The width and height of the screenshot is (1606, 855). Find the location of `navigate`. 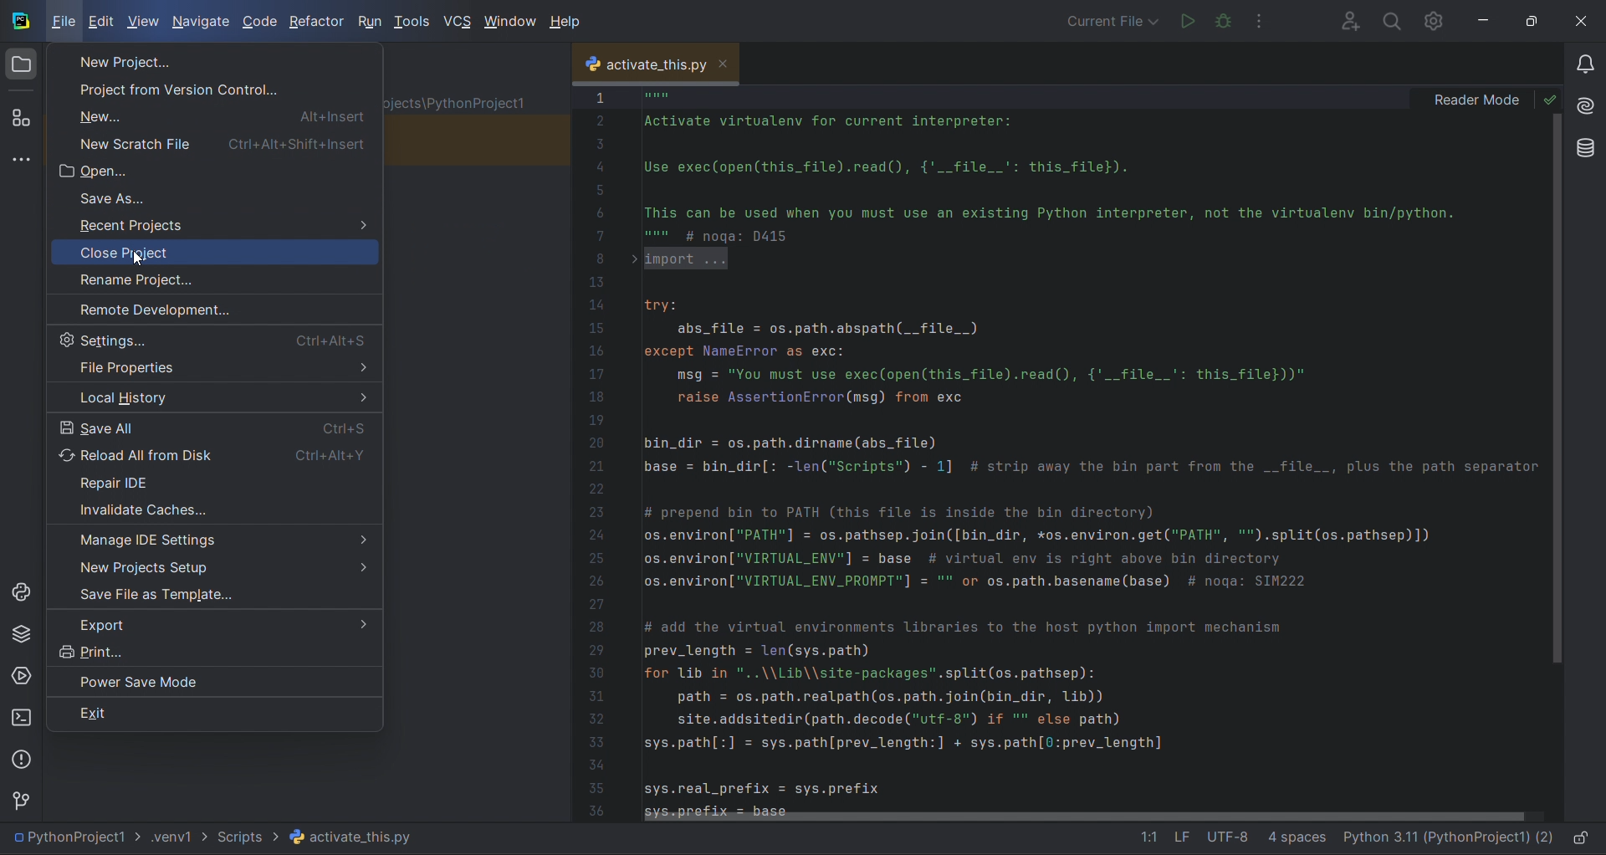

navigate is located at coordinates (197, 22).